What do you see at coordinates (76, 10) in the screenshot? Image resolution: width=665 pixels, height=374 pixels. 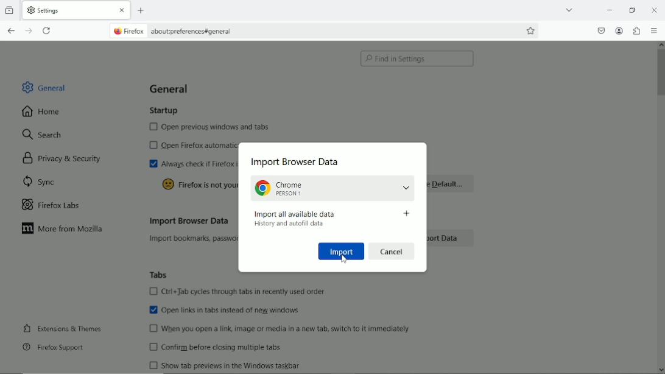 I see `Current tab` at bounding box center [76, 10].